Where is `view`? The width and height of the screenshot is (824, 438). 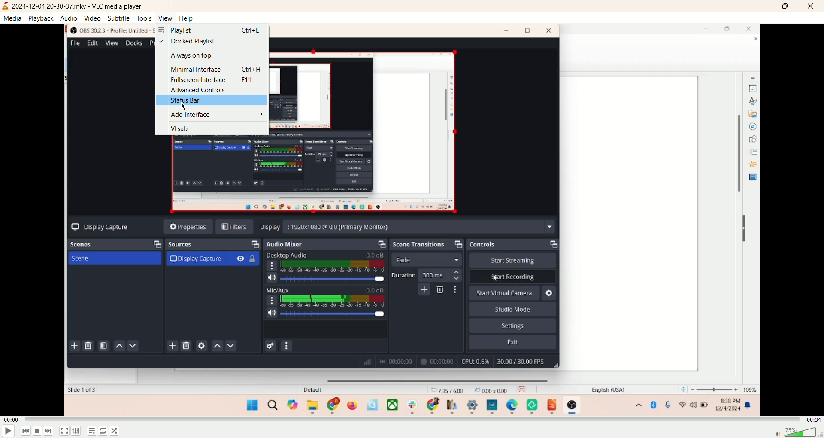
view is located at coordinates (165, 18).